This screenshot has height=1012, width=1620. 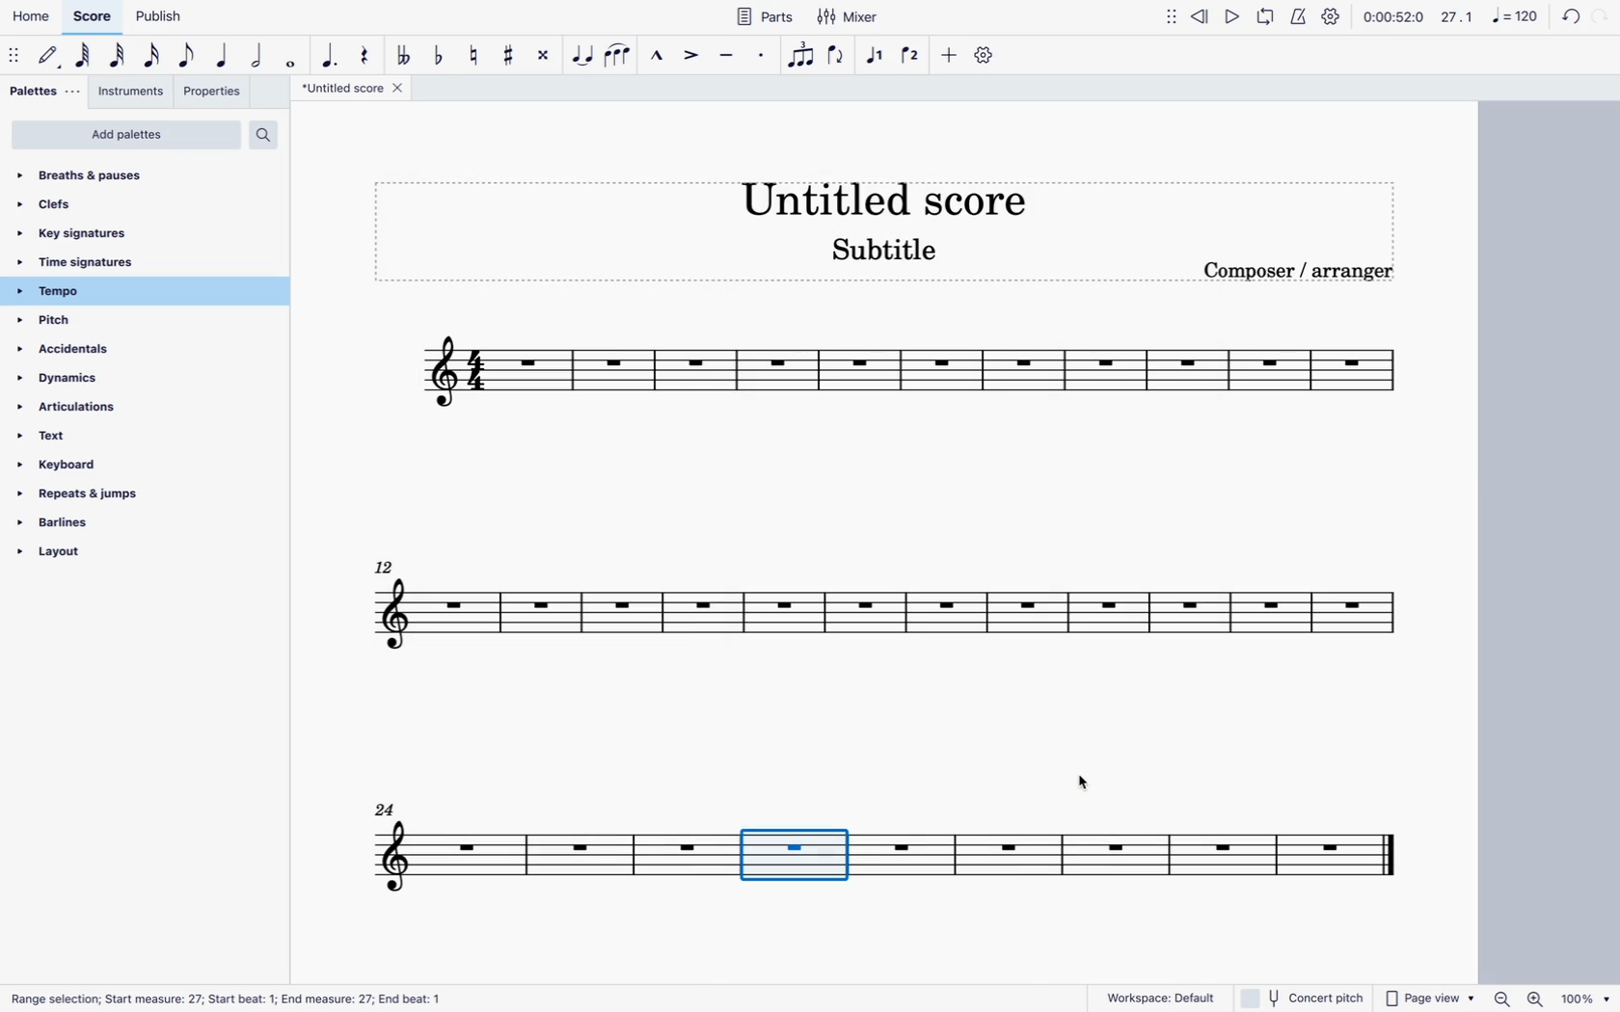 What do you see at coordinates (1230, 16) in the screenshot?
I see `play` at bounding box center [1230, 16].